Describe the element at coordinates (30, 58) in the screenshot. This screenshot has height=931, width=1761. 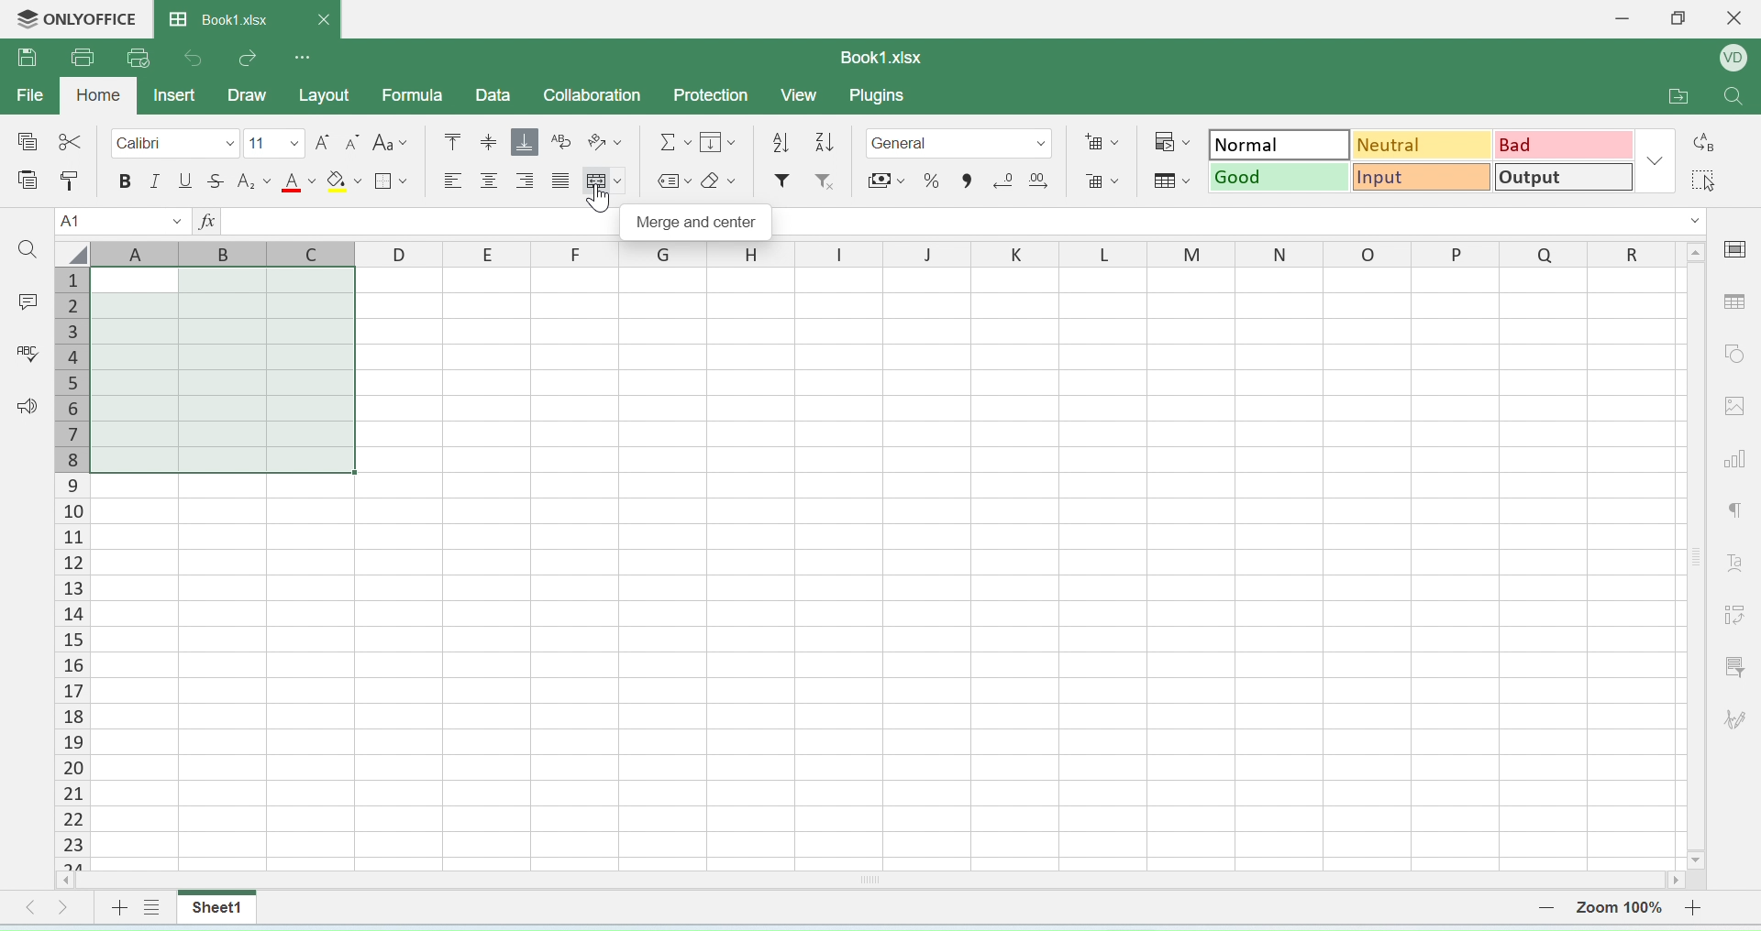
I see `save` at that location.